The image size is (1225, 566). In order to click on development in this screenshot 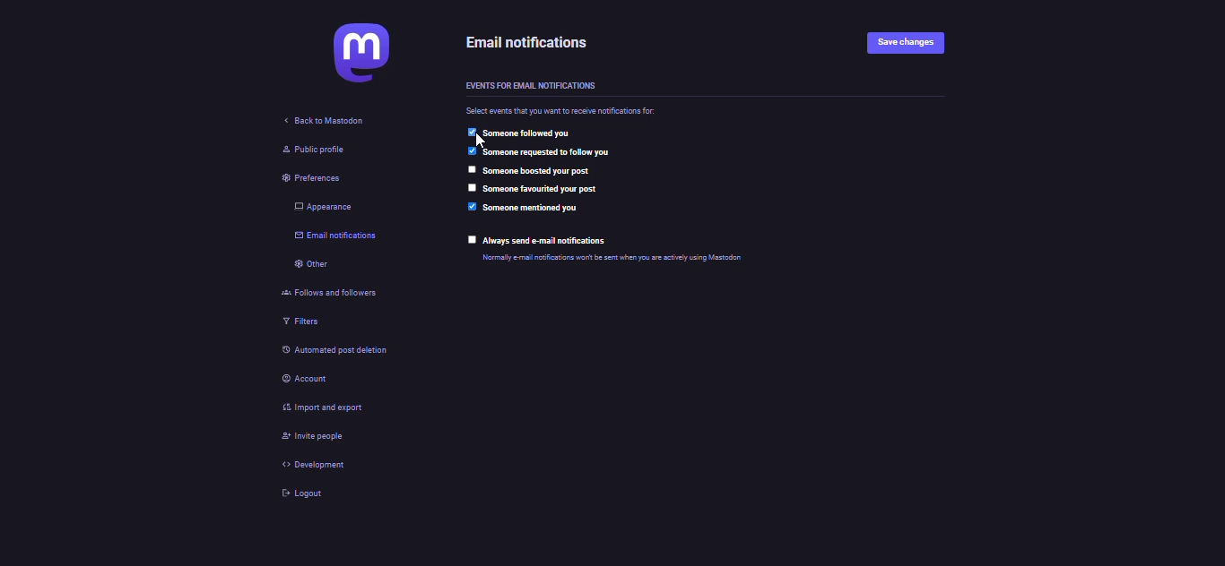, I will do `click(311, 465)`.